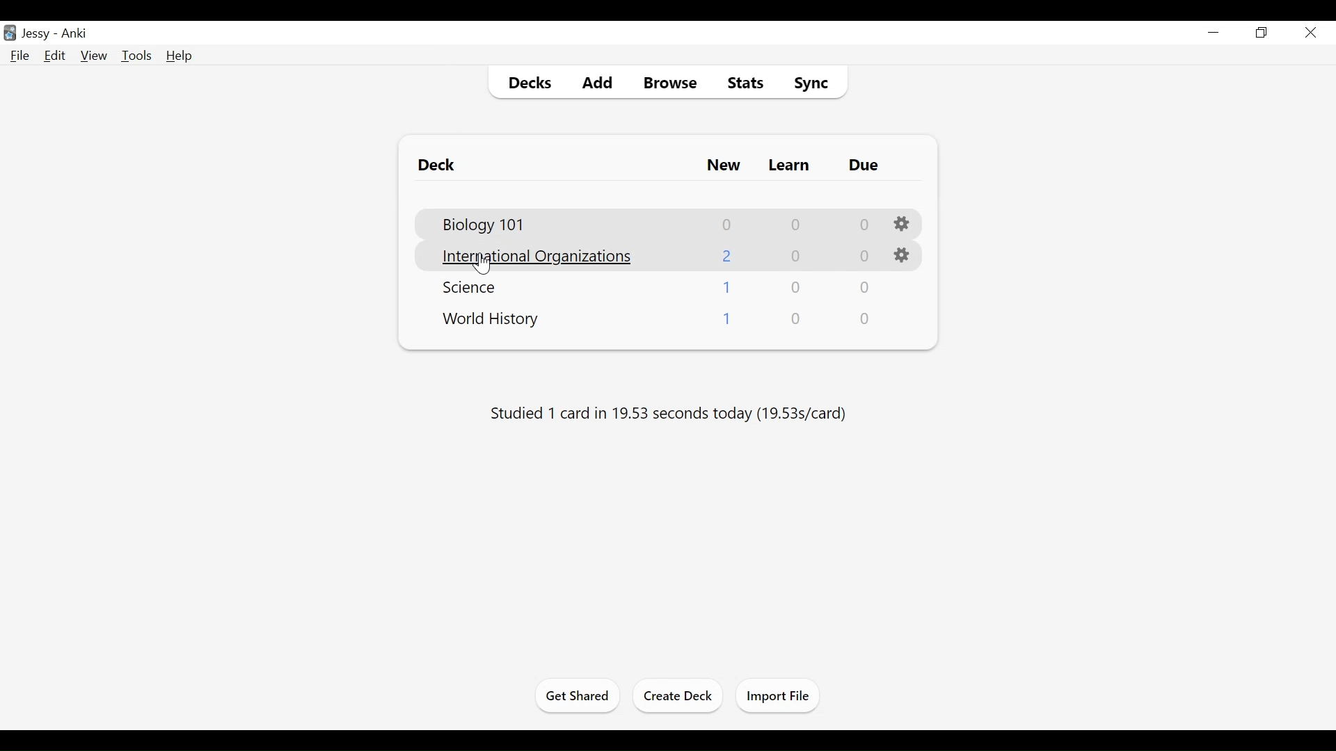  Describe the element at coordinates (866, 256) in the screenshot. I see `Due Cards Count"` at that location.